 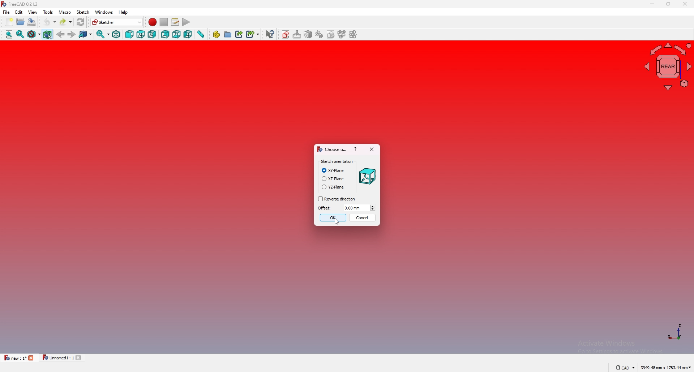 I want to click on draw style, so click(x=34, y=34).